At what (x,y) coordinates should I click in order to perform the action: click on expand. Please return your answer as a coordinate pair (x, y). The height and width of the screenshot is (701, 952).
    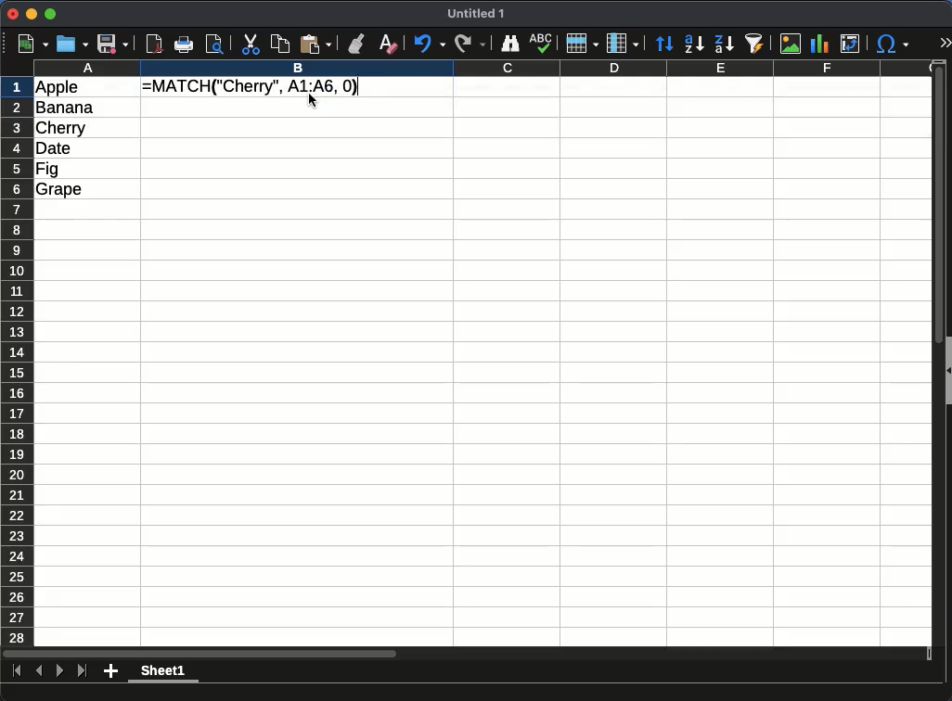
    Looking at the image, I should click on (946, 43).